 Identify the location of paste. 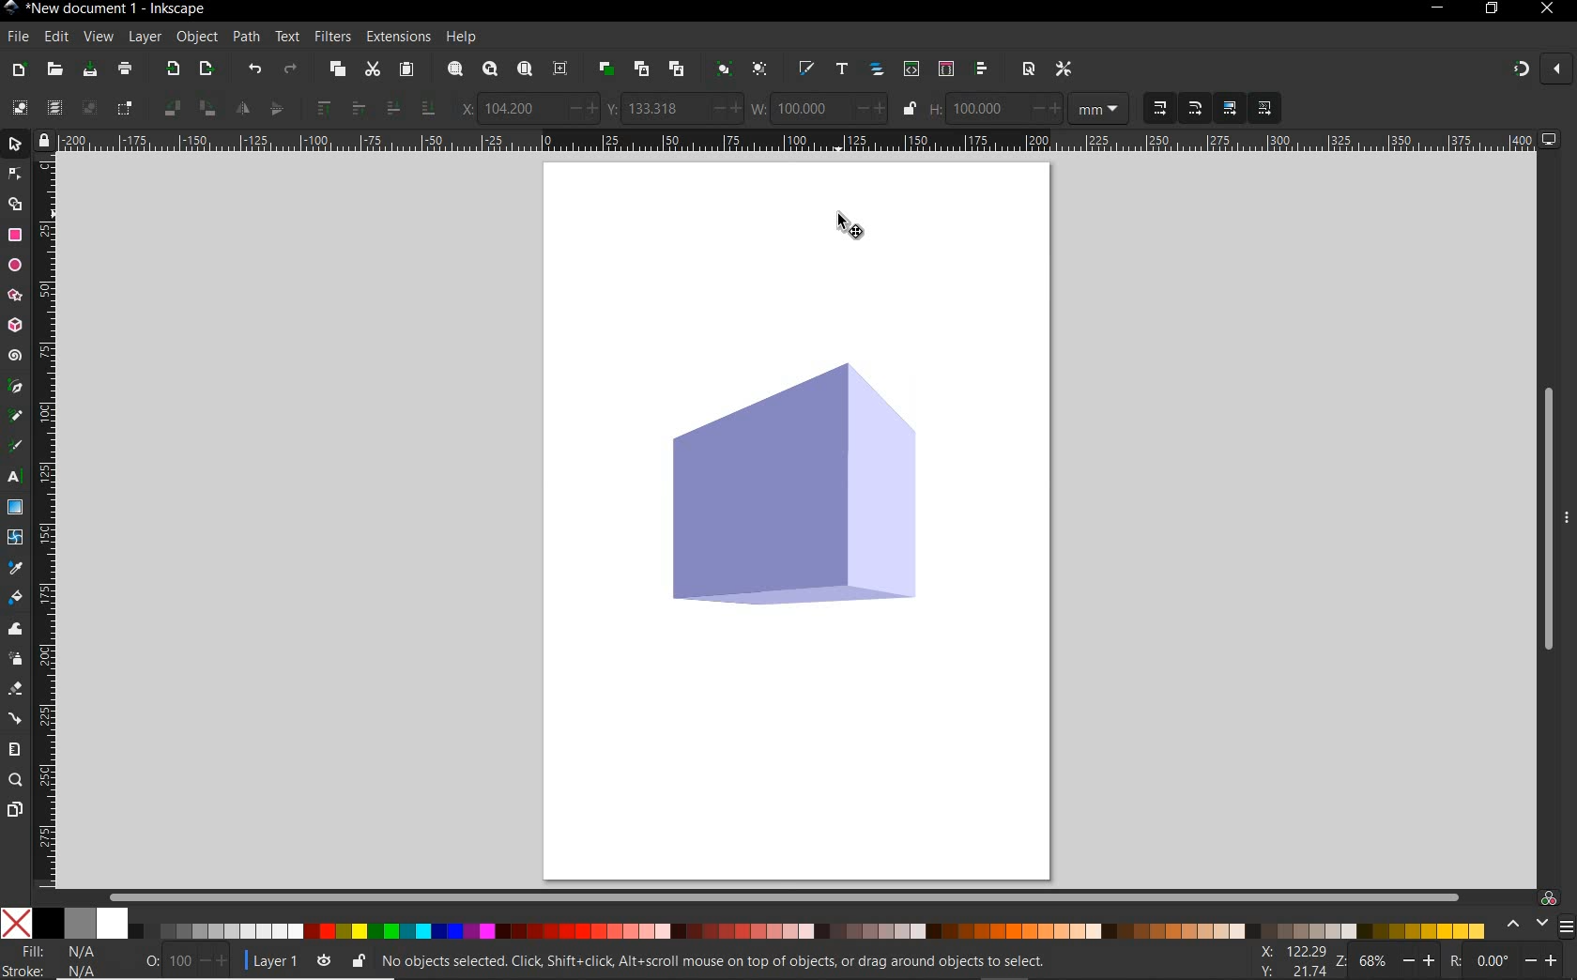
(406, 70).